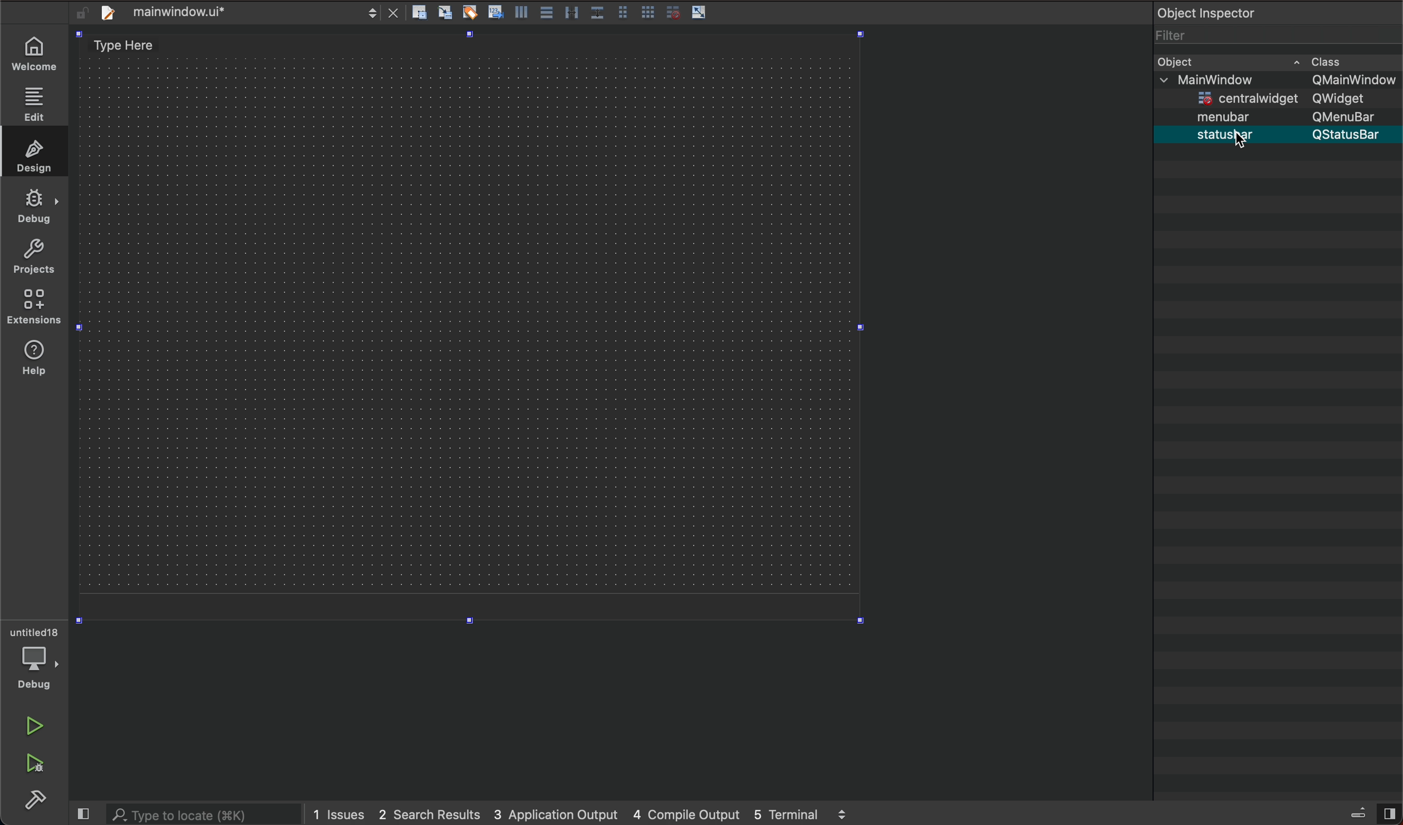 The image size is (1403, 825). Describe the element at coordinates (36, 356) in the screenshot. I see `extensions` at that location.